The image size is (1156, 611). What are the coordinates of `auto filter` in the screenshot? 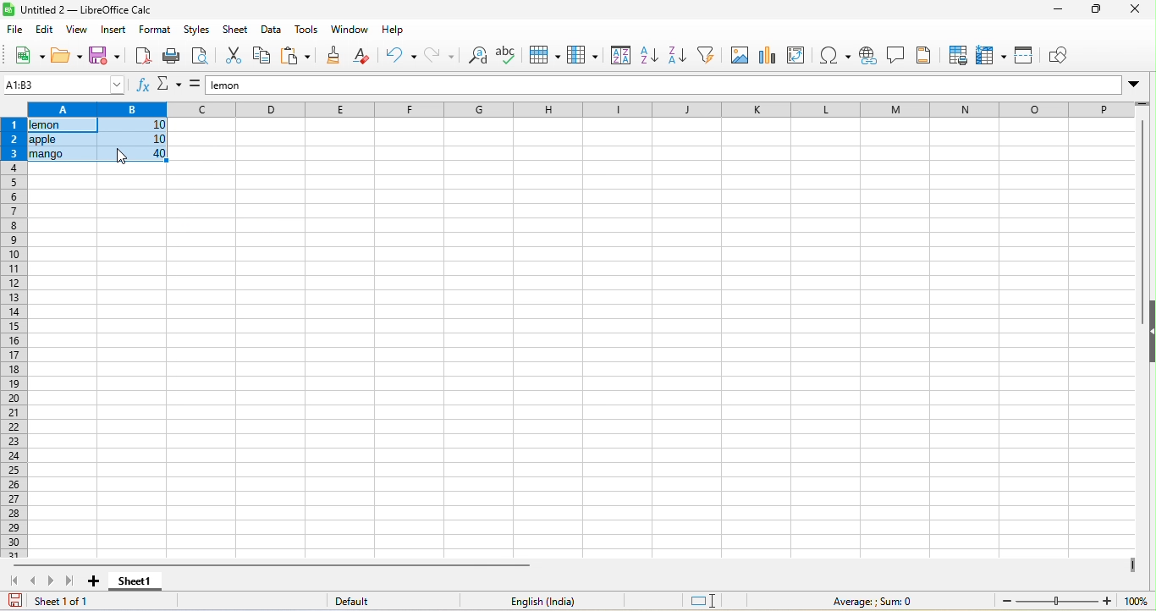 It's located at (707, 58).